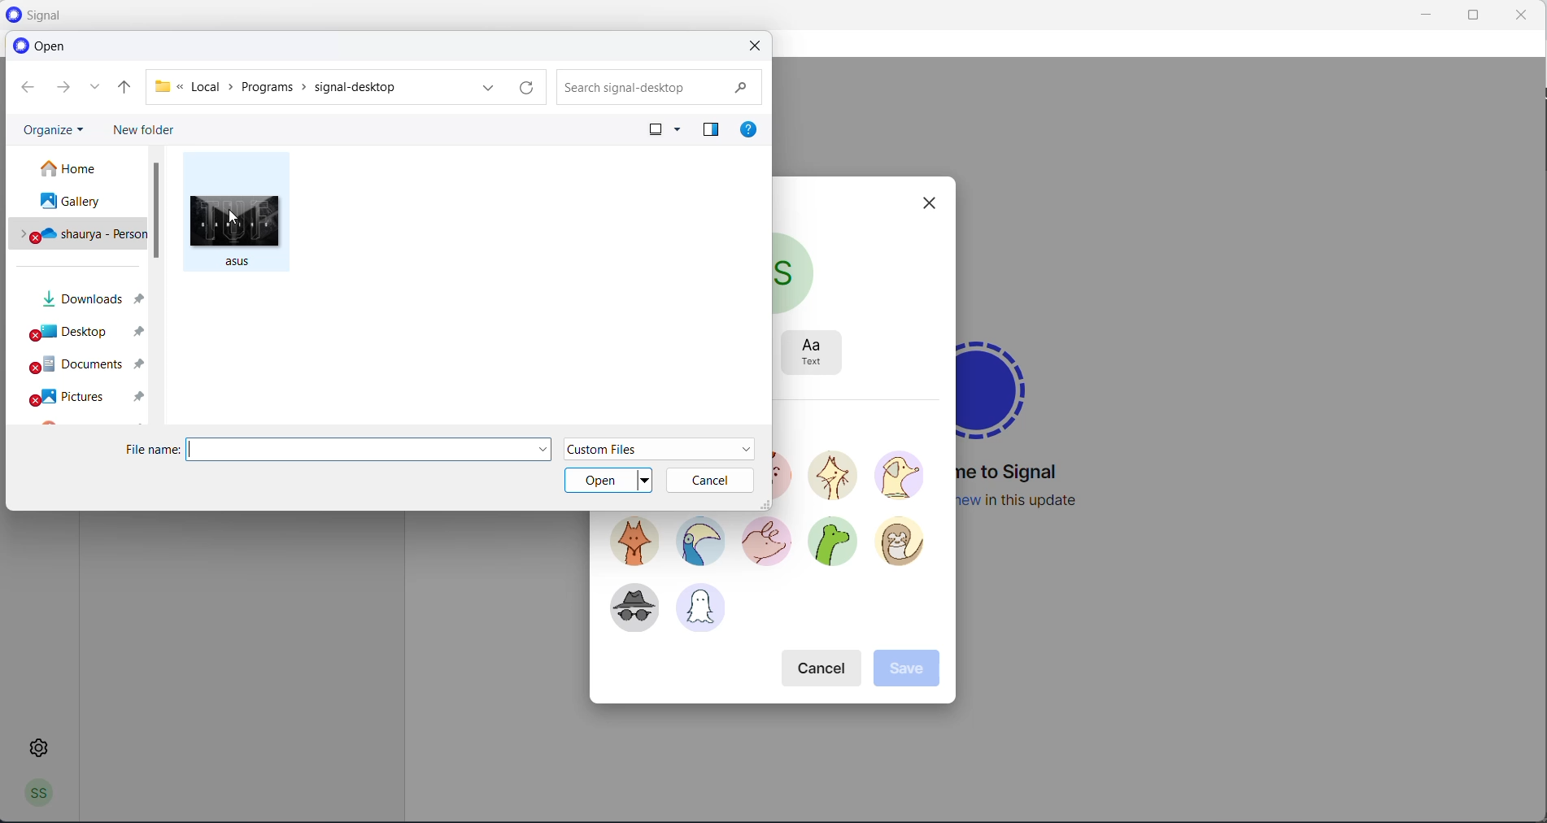 This screenshot has width=1547, height=823. Describe the element at coordinates (712, 128) in the screenshot. I see `preview pane` at that location.